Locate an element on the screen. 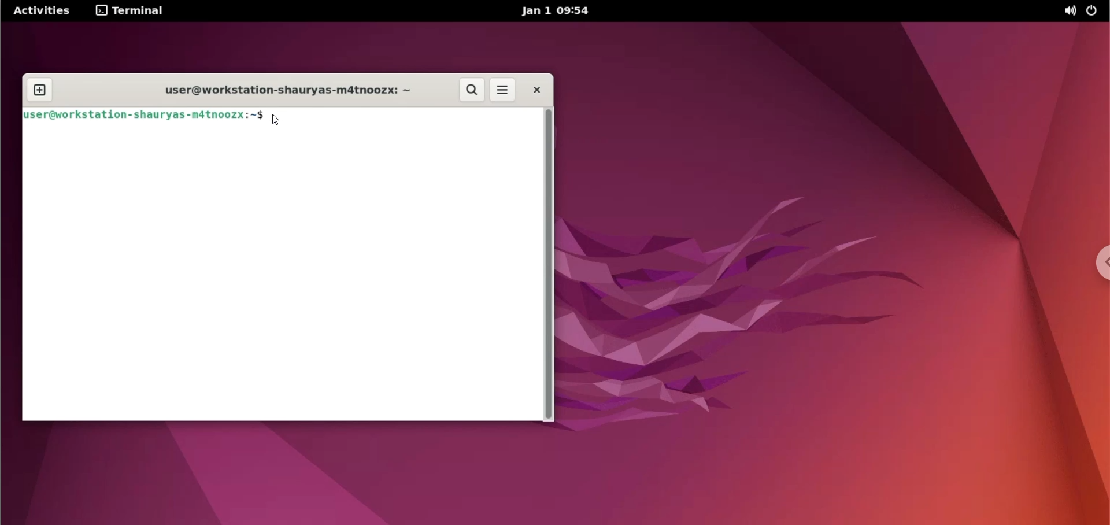  terminal  is located at coordinates (131, 12).